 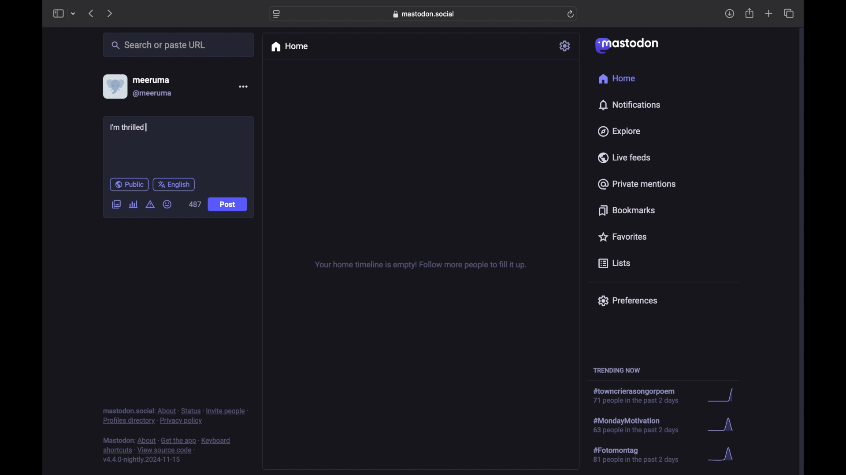 I want to click on website settings, so click(x=277, y=15).